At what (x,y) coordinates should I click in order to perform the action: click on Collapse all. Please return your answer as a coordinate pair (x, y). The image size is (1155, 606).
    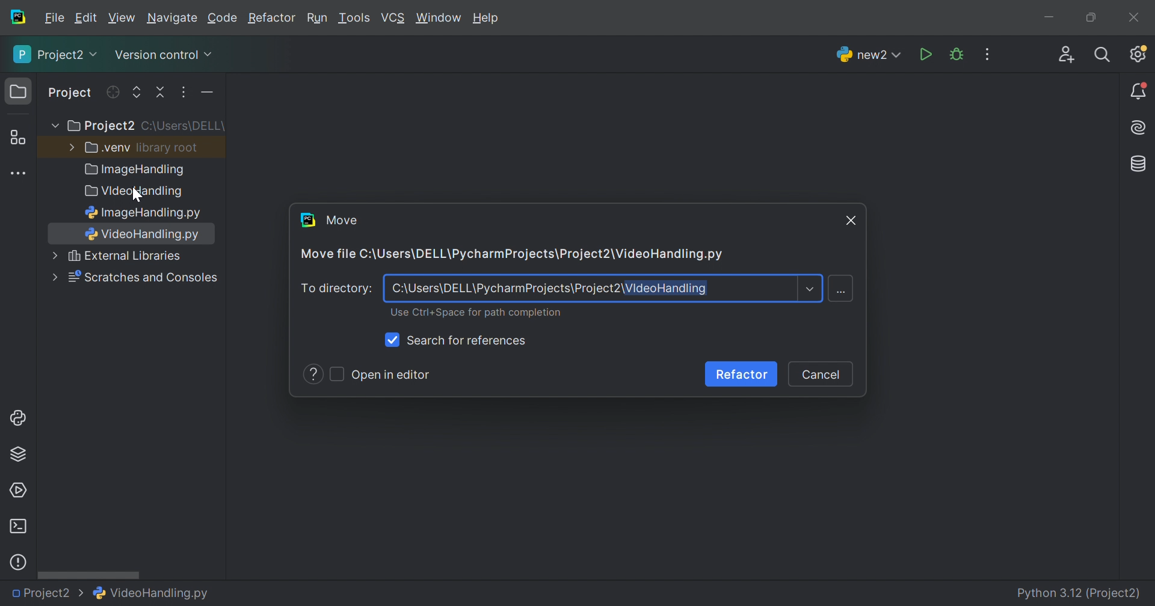
    Looking at the image, I should click on (162, 93).